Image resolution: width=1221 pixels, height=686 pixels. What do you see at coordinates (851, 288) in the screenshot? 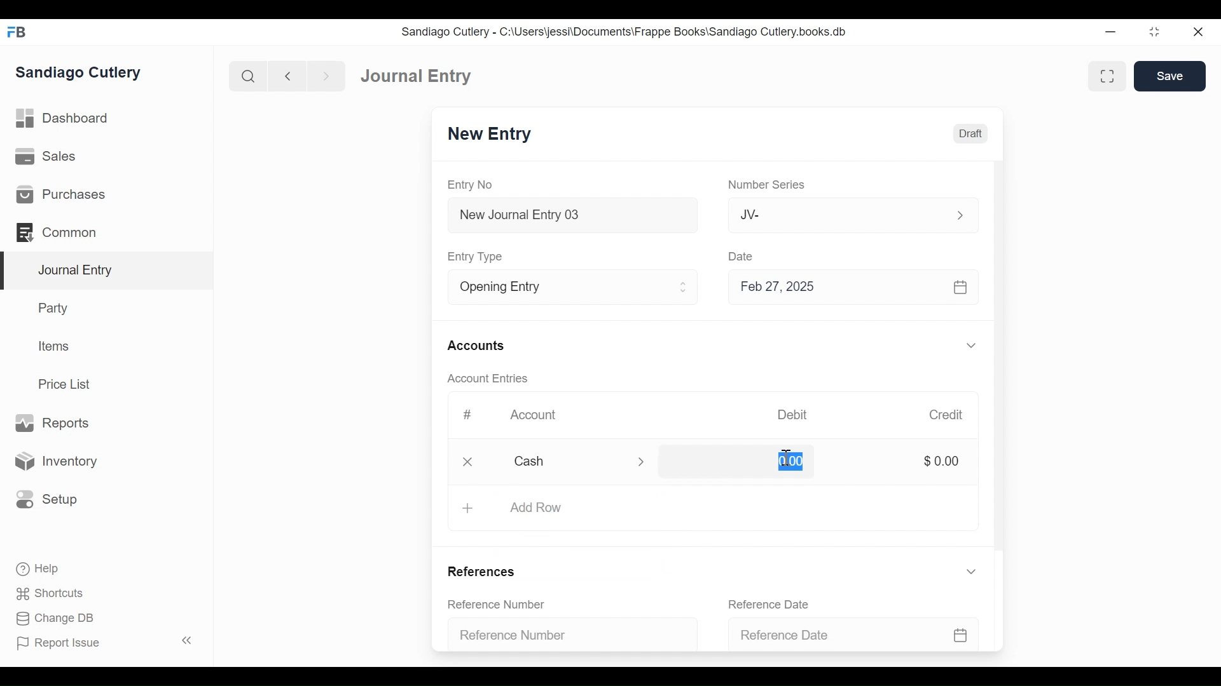
I see `Feb 27, 2025` at bounding box center [851, 288].